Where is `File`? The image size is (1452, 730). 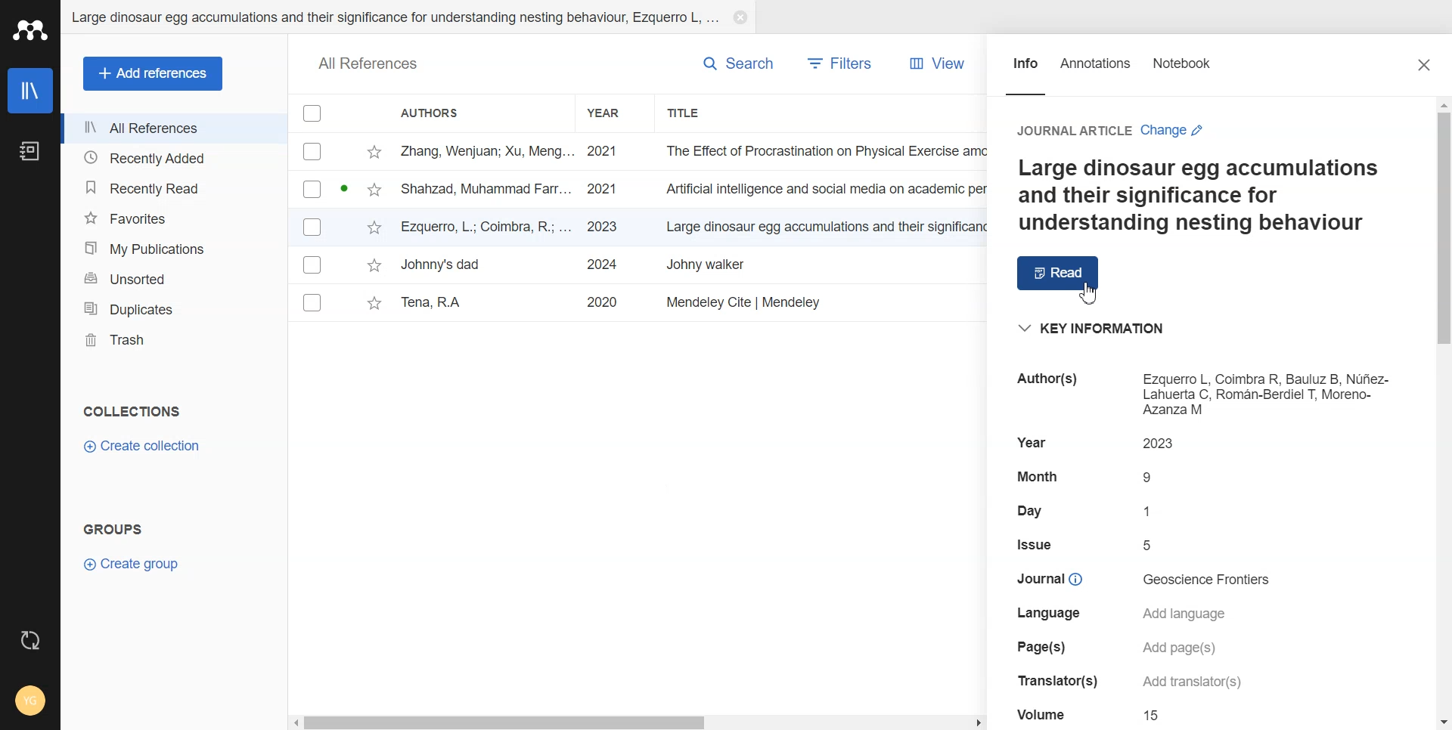
File is located at coordinates (690, 302).